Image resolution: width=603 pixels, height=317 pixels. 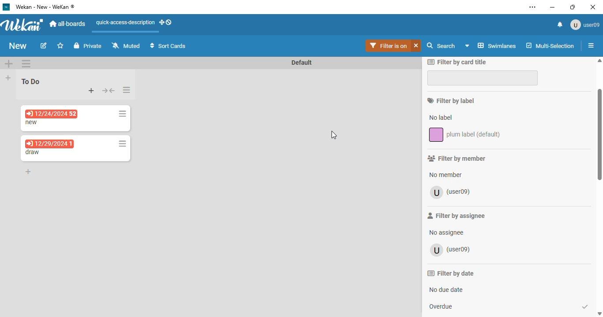 I want to click on edit, so click(x=44, y=45).